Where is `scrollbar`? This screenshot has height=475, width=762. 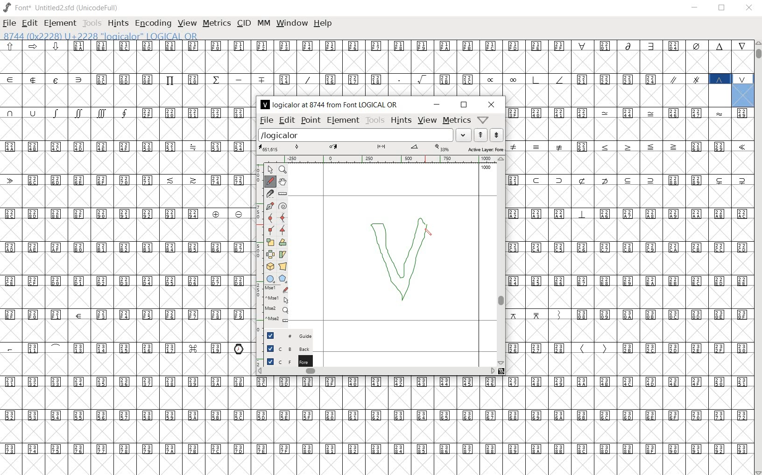
scrollbar is located at coordinates (502, 261).